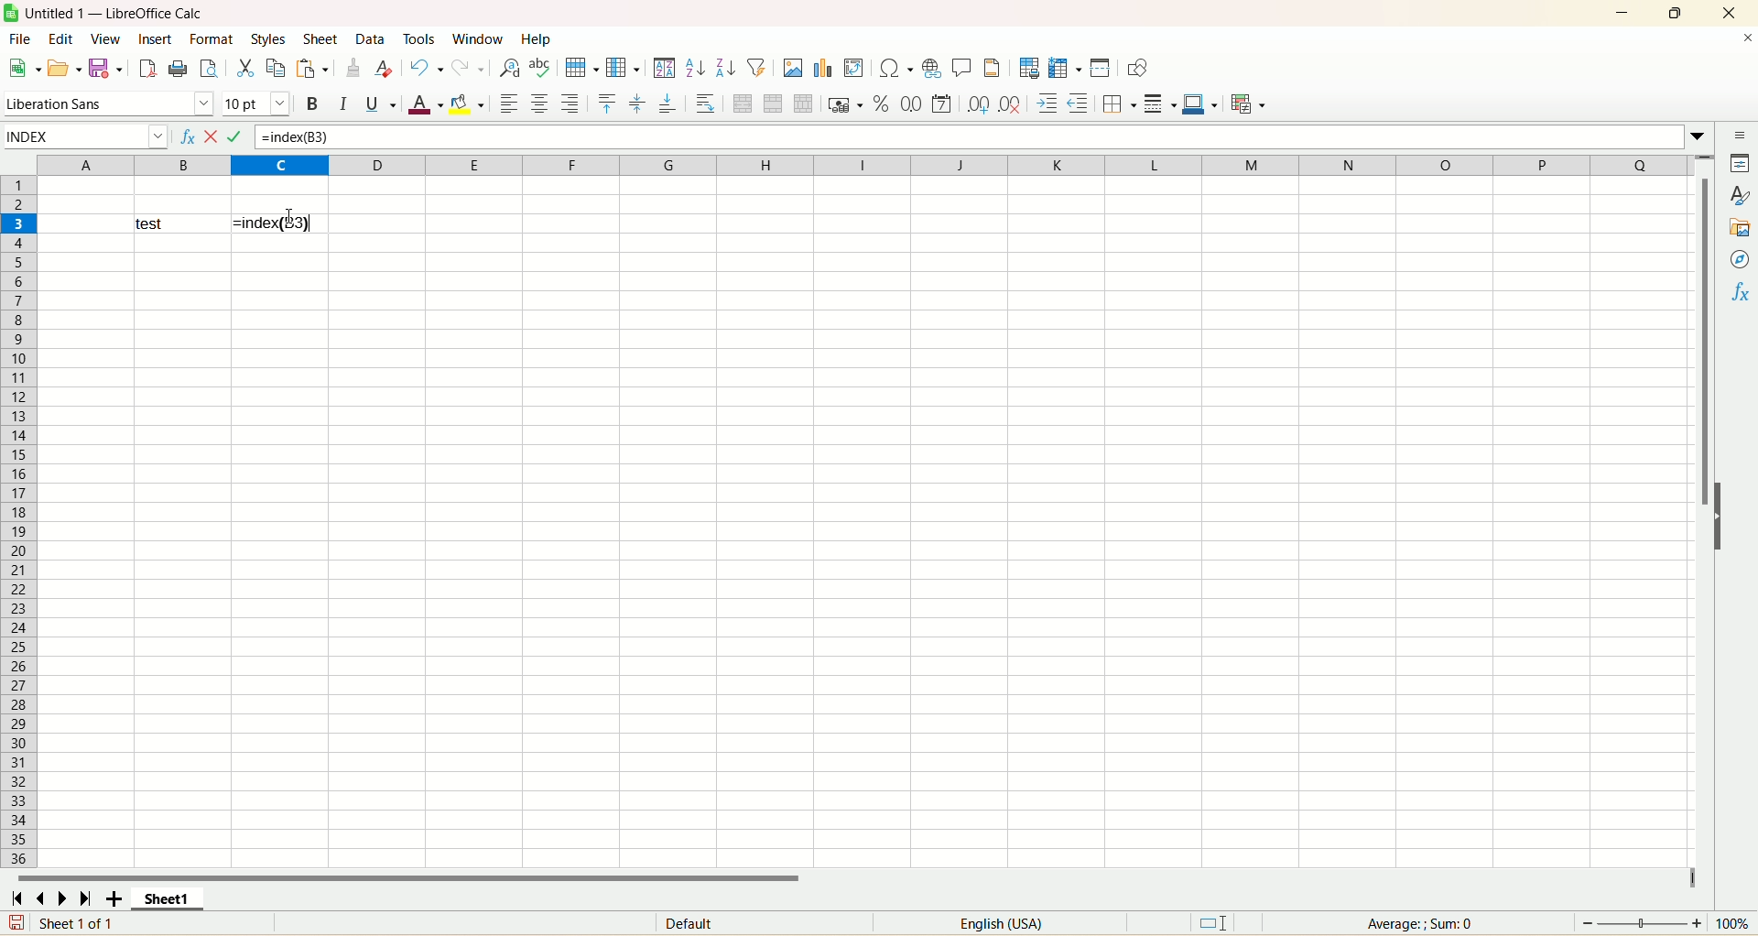 This screenshot has height=936, width=1758. Describe the element at coordinates (86, 898) in the screenshot. I see `last sheet` at that location.